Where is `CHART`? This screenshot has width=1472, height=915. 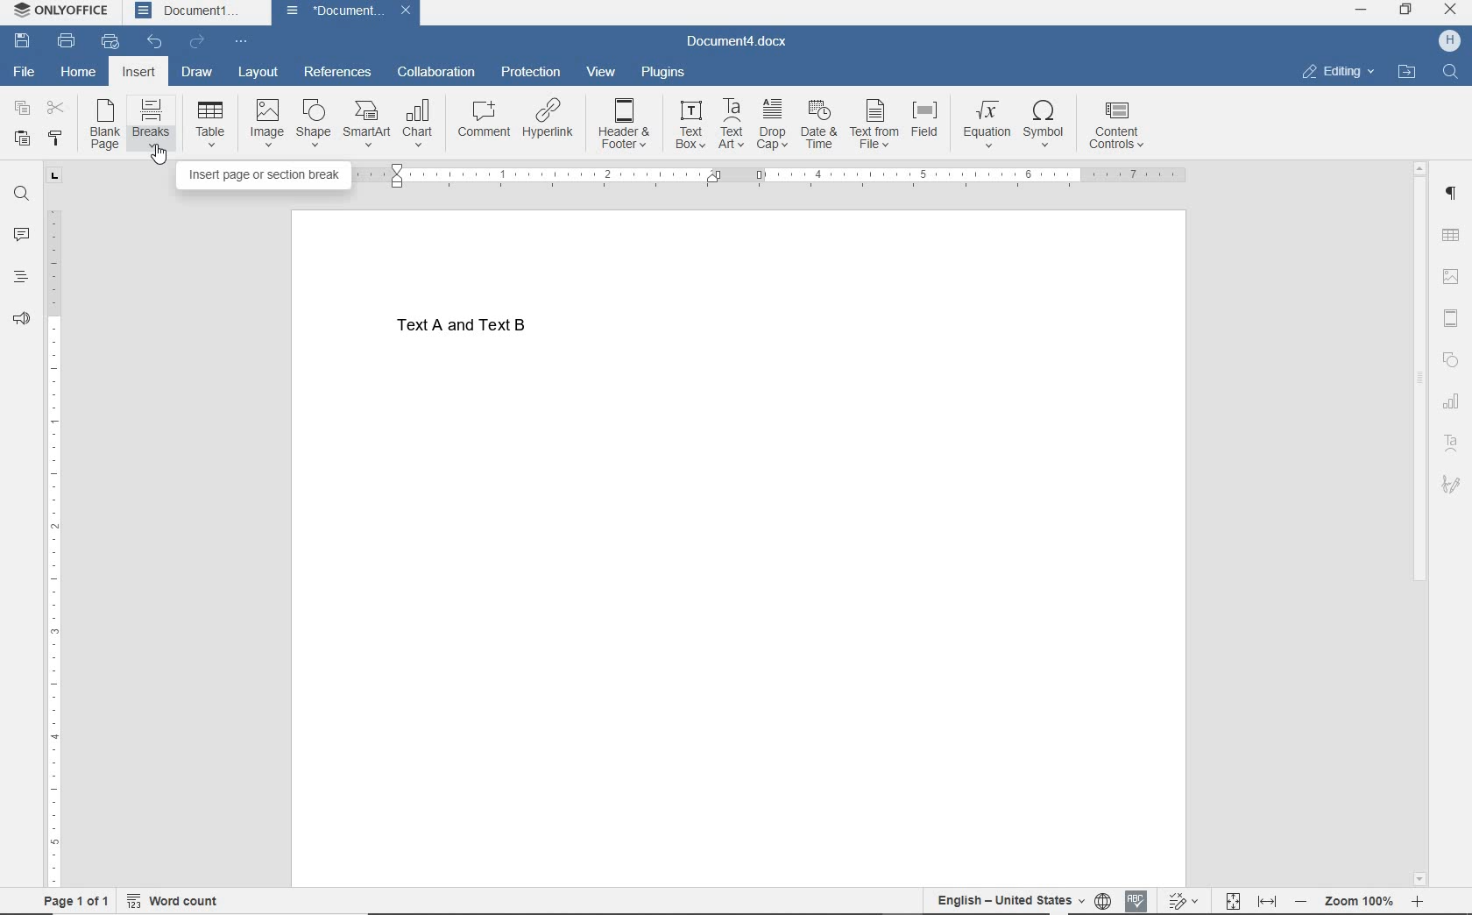 CHART is located at coordinates (1451, 401).